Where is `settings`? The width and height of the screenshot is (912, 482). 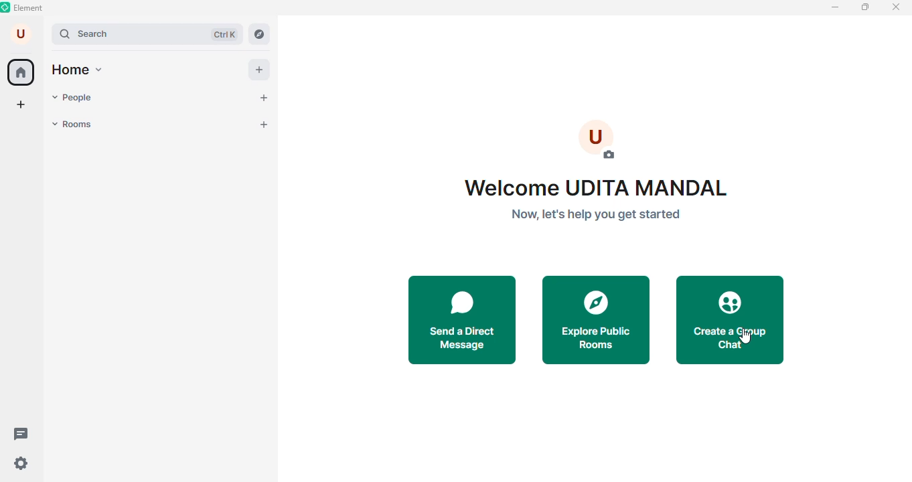
settings is located at coordinates (21, 464).